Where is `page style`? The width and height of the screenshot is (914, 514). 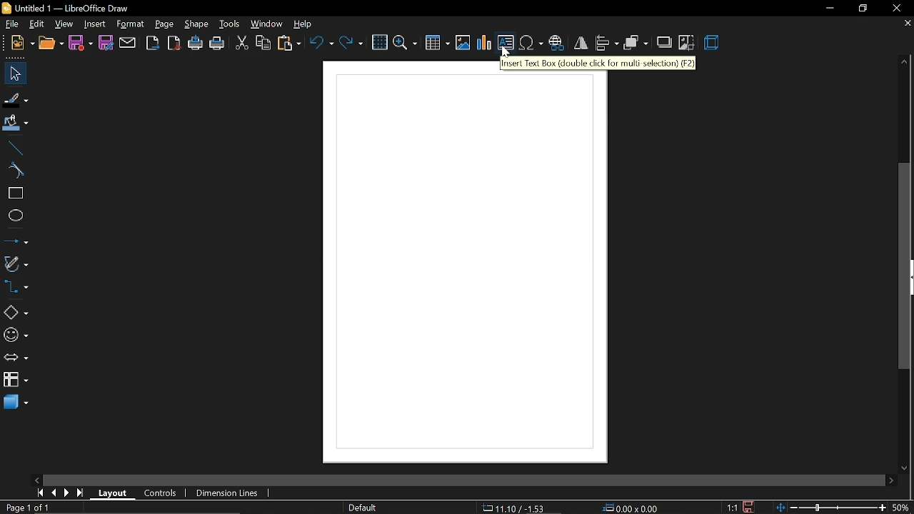 page style is located at coordinates (365, 508).